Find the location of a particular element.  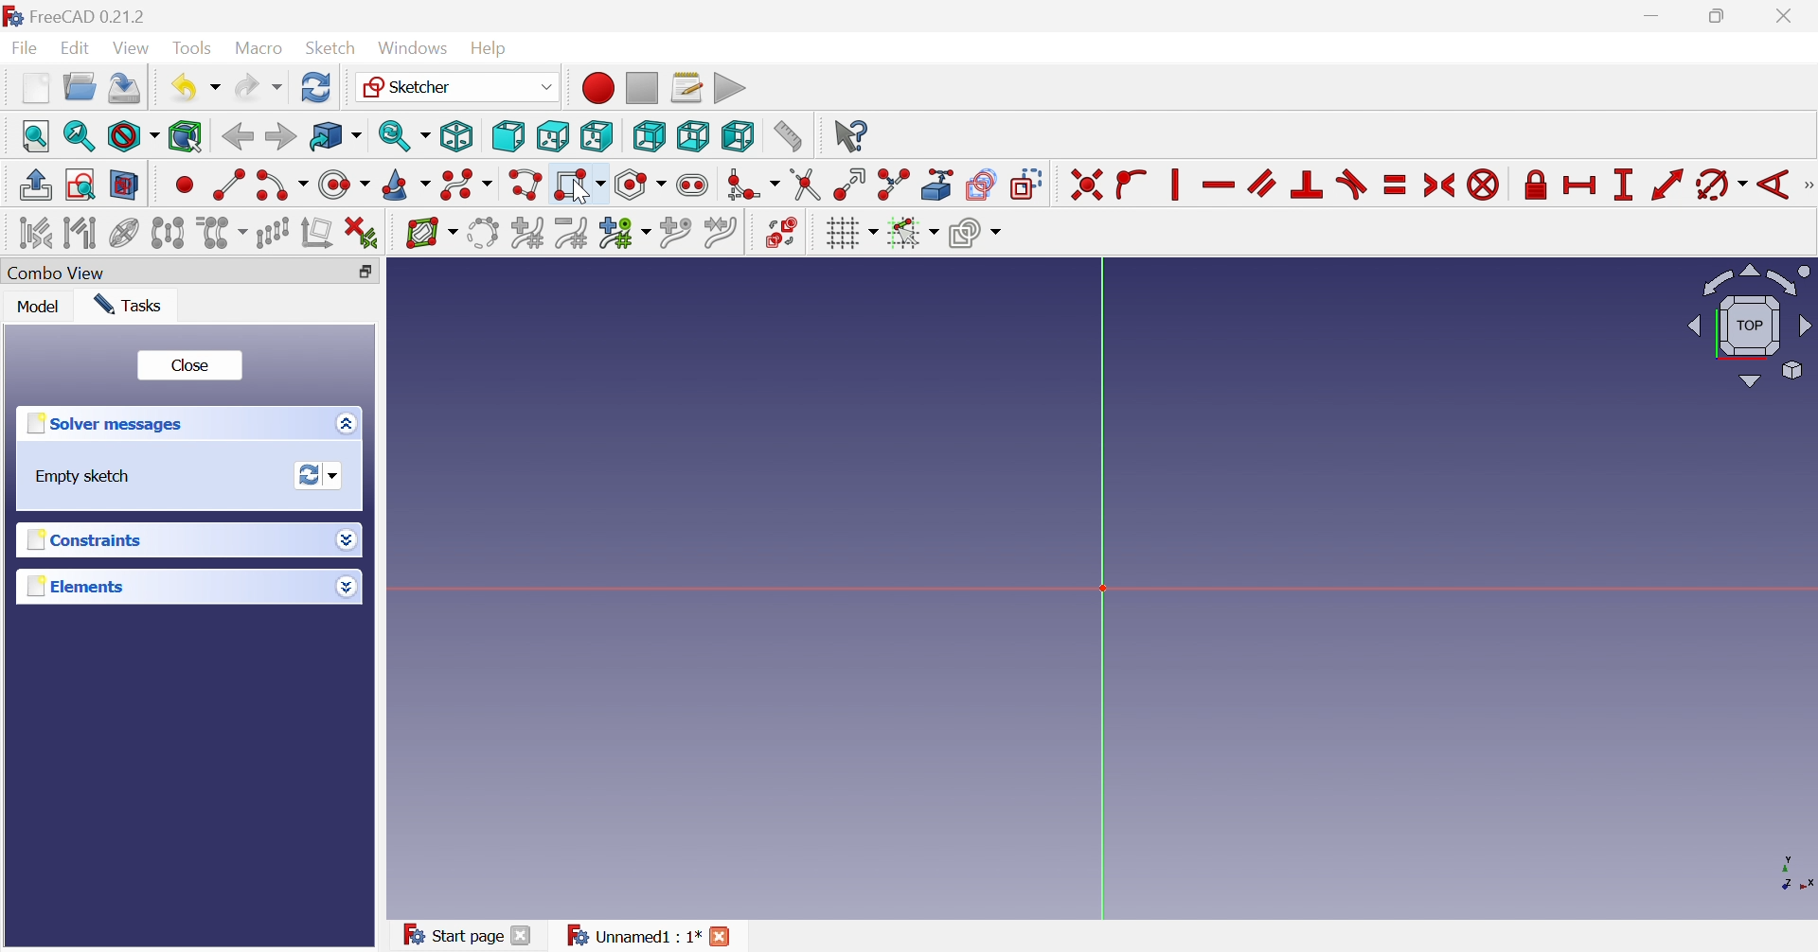

Windows is located at coordinates (413, 49).